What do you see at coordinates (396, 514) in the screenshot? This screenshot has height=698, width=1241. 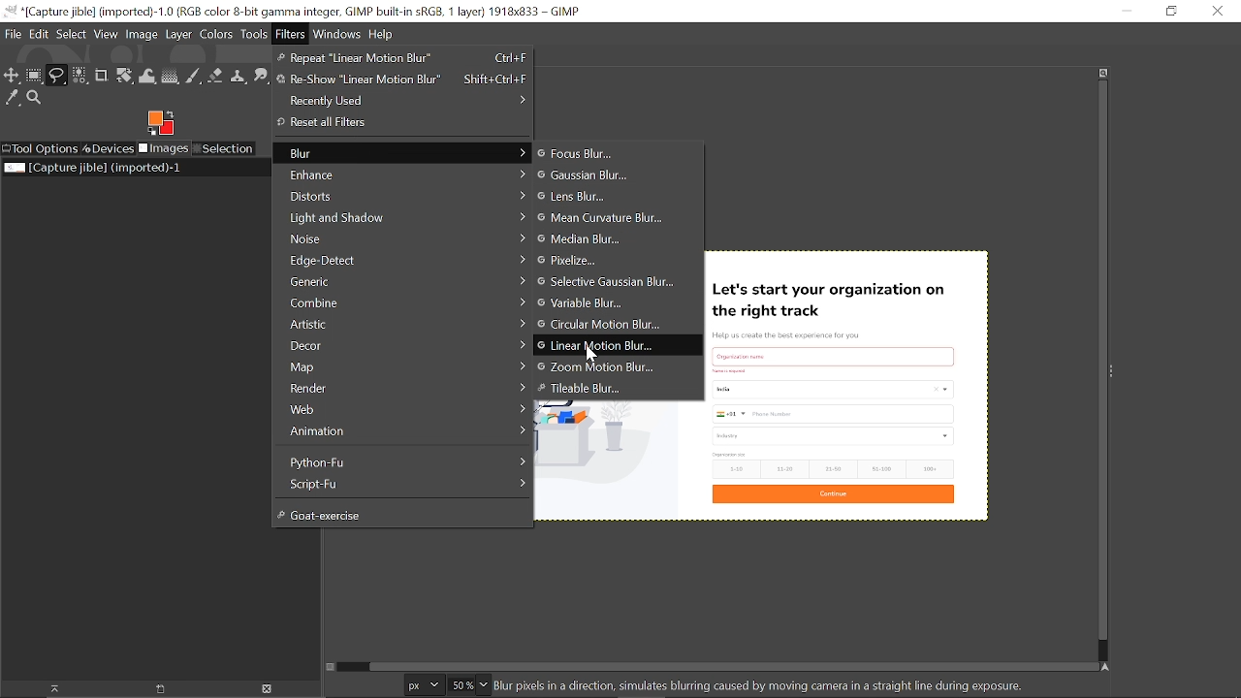 I see `Goat-exercise` at bounding box center [396, 514].